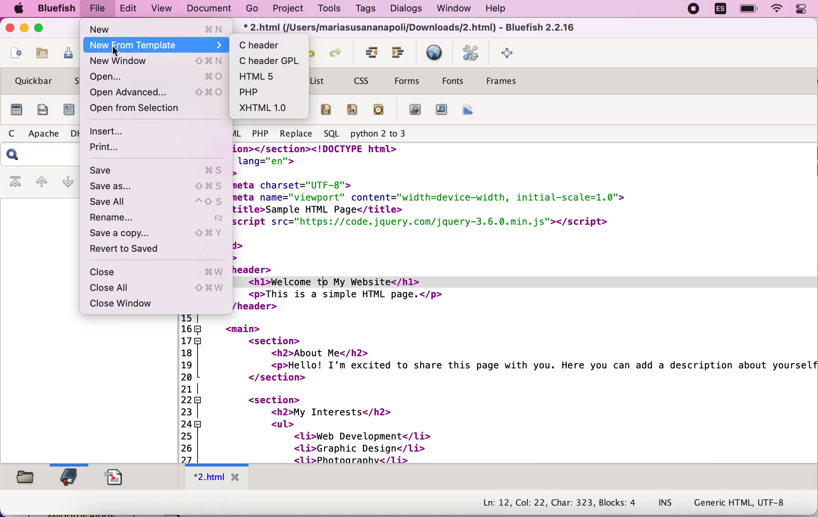 The image size is (818, 517). What do you see at coordinates (413, 28) in the screenshot?
I see `* 2.html (/Users/mariasusananapoli/Downloads/2.html) - Bluefish 2.2.16` at bounding box center [413, 28].